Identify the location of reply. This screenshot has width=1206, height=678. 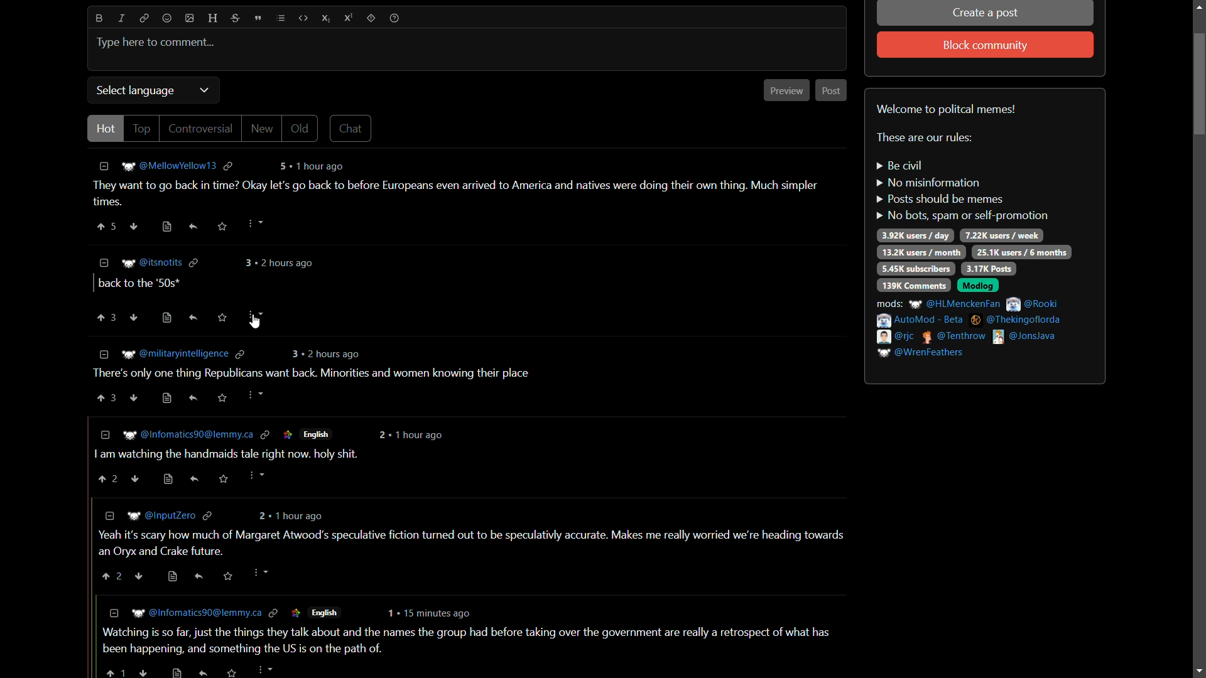
(194, 318).